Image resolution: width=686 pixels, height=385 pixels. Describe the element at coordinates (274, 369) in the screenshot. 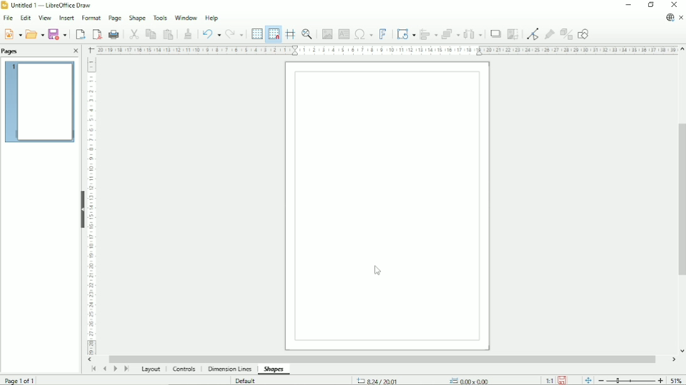

I see `Shapes` at that location.